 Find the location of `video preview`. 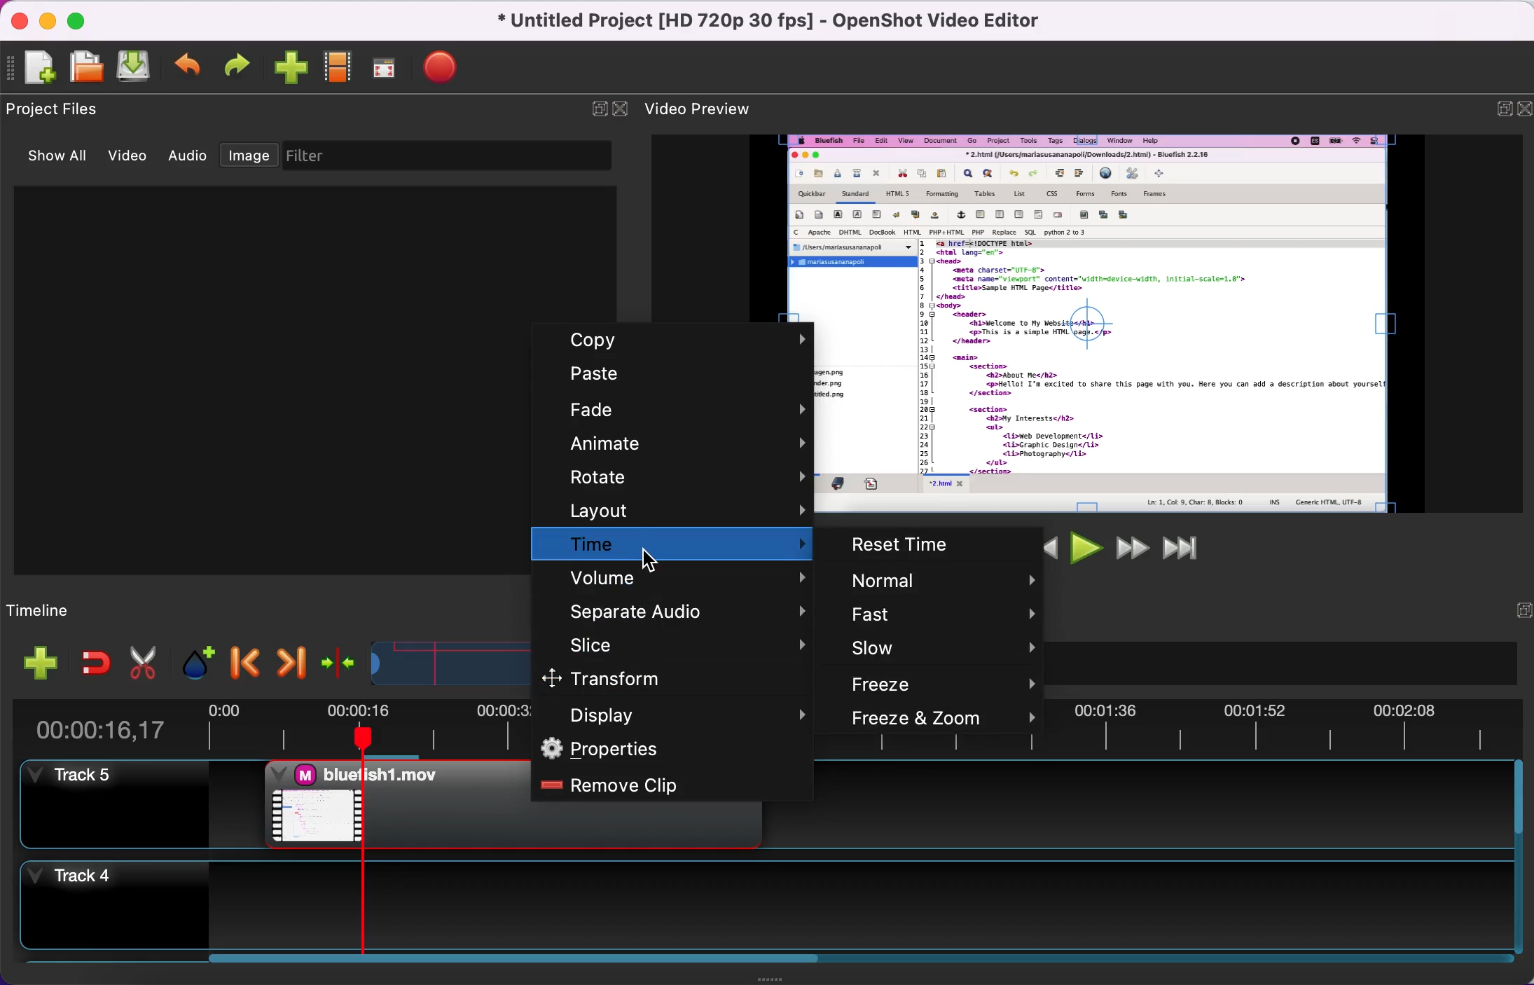

video preview is located at coordinates (1170, 323).